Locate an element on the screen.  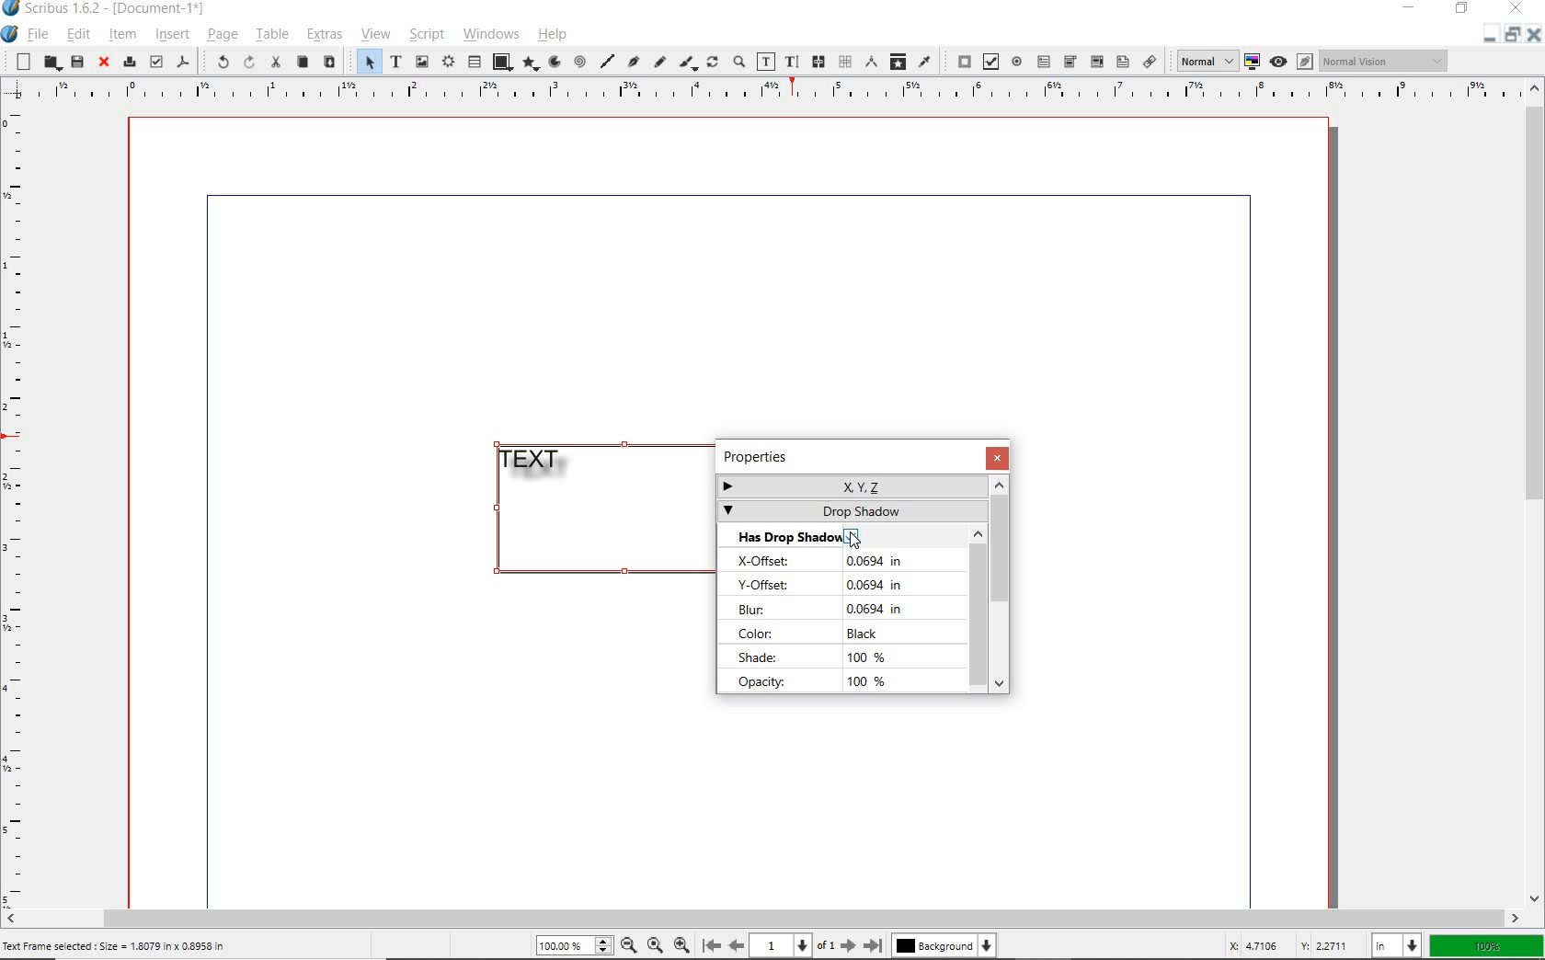
unlink text frames is located at coordinates (845, 63).